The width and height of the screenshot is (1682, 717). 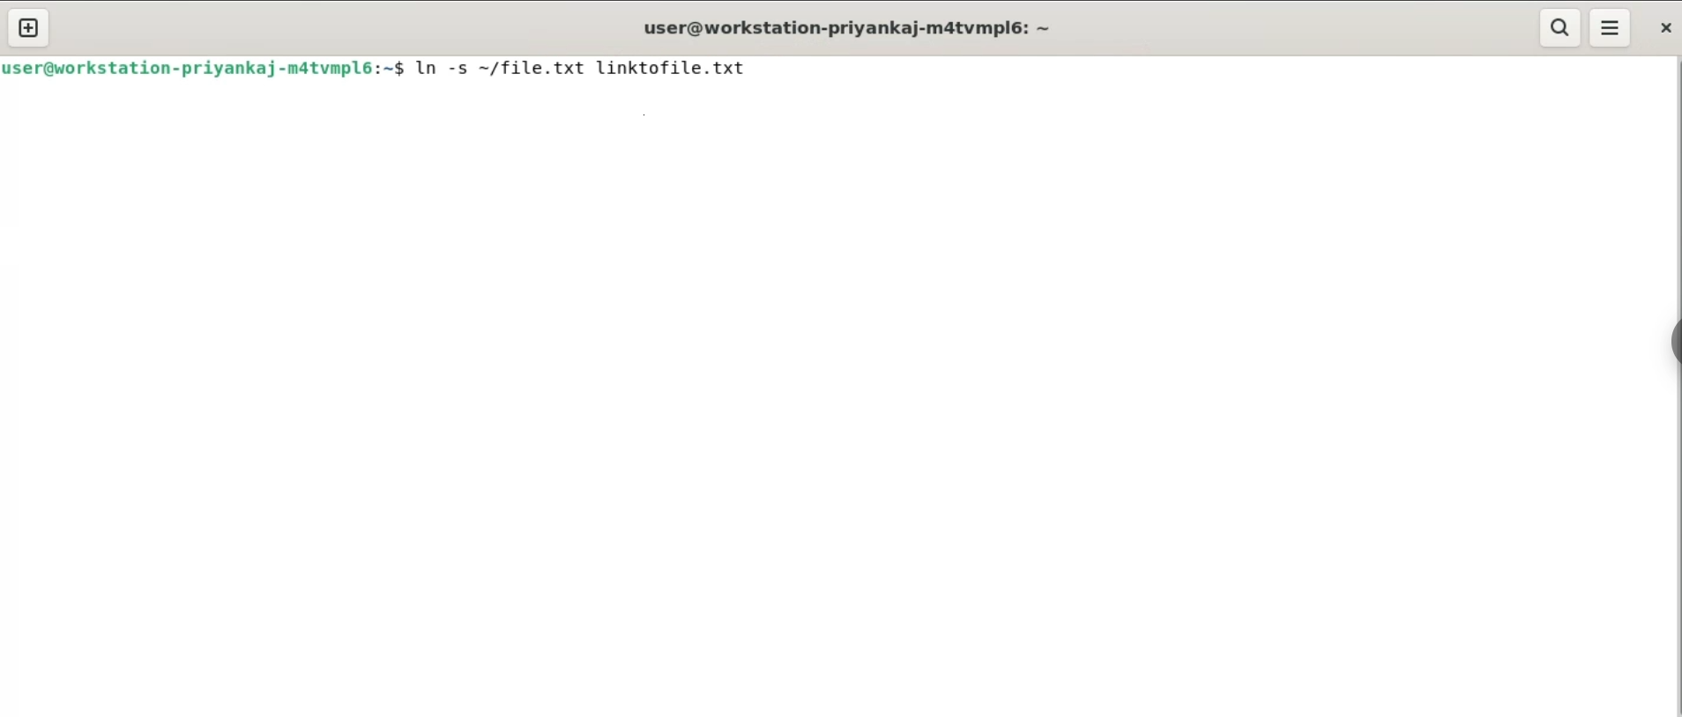 What do you see at coordinates (838, 31) in the screenshot?
I see `user@workstation-priyankaj-m4tvmplé: ~` at bounding box center [838, 31].